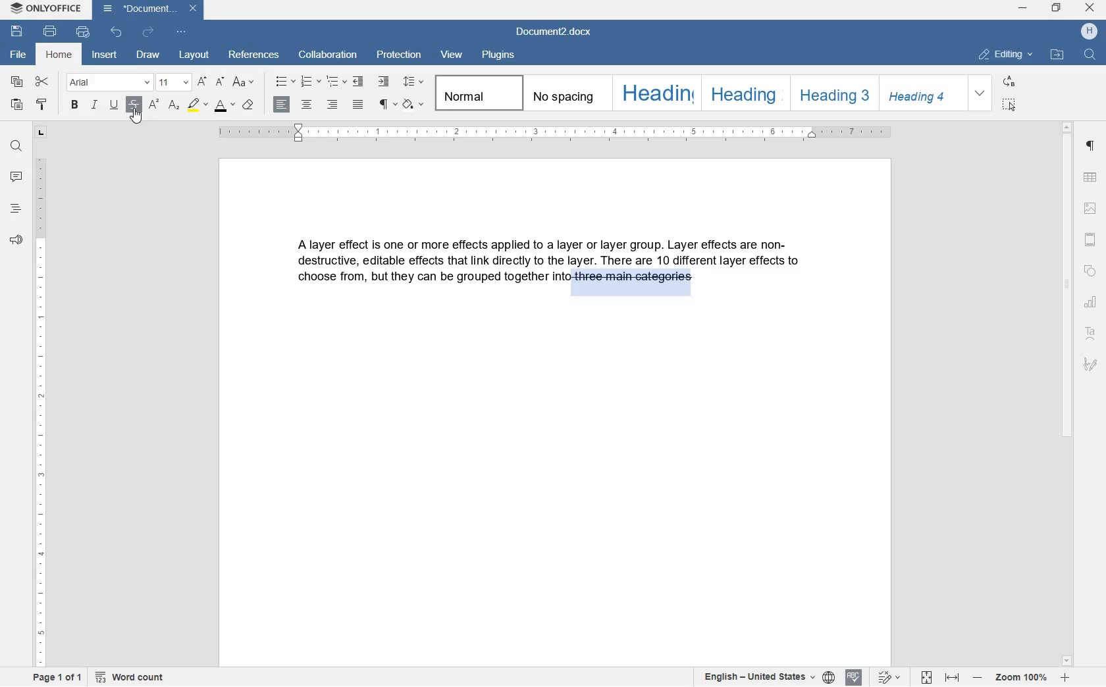 The width and height of the screenshot is (1106, 687). I want to click on paragraph line spacing, so click(415, 84).